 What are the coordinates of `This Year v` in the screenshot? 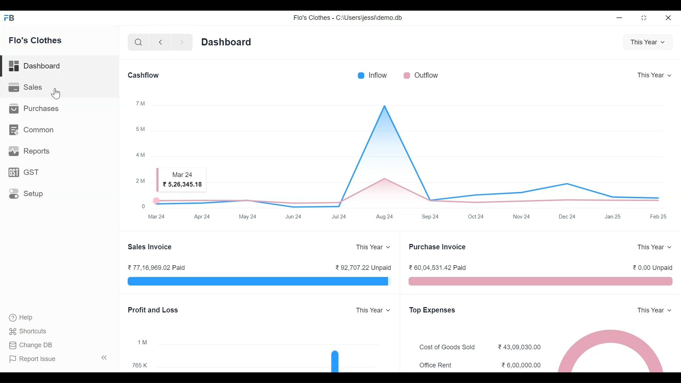 It's located at (372, 310).